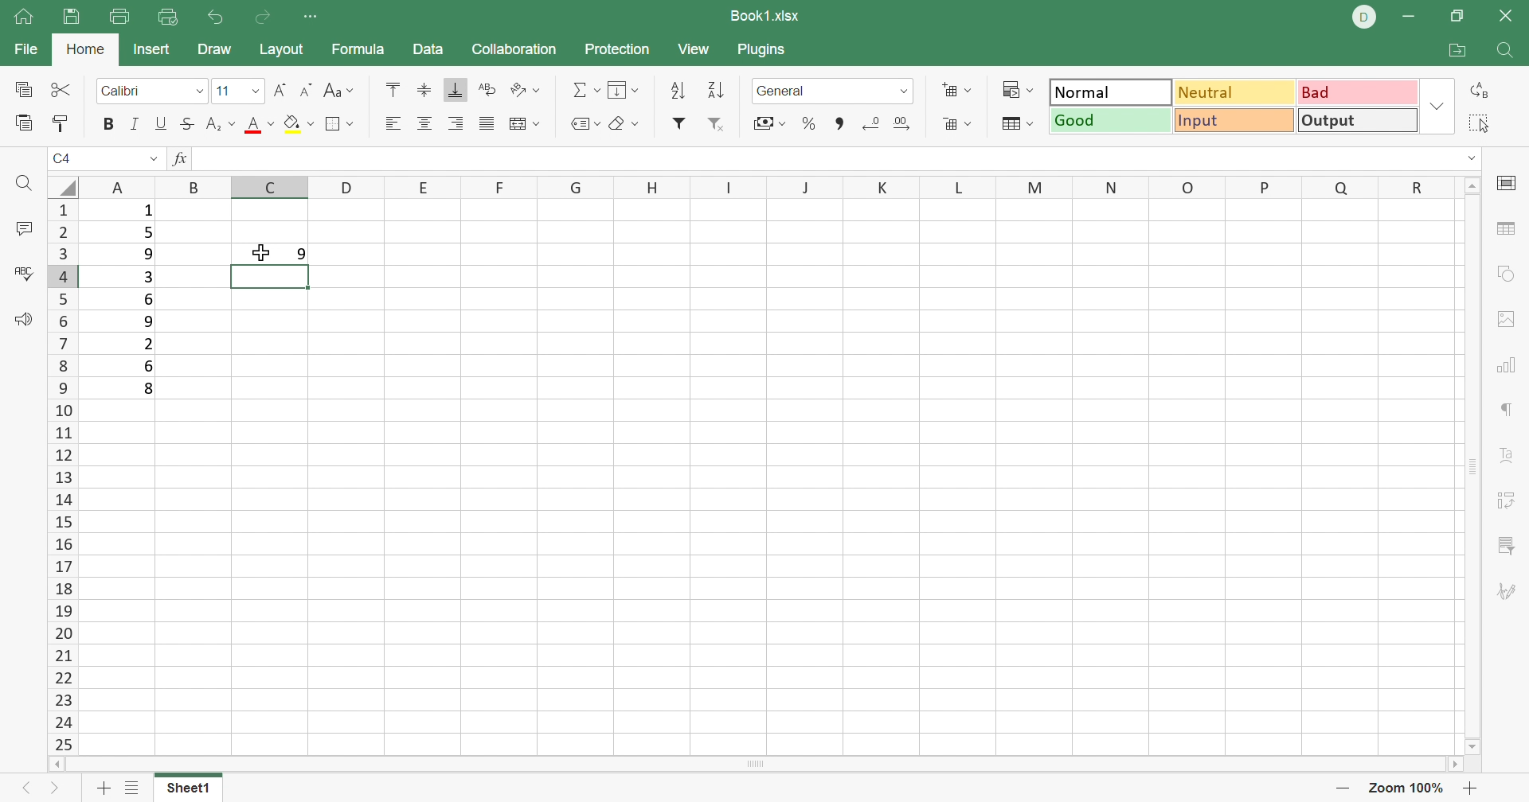  I want to click on Zoom in, so click(1469, 788).